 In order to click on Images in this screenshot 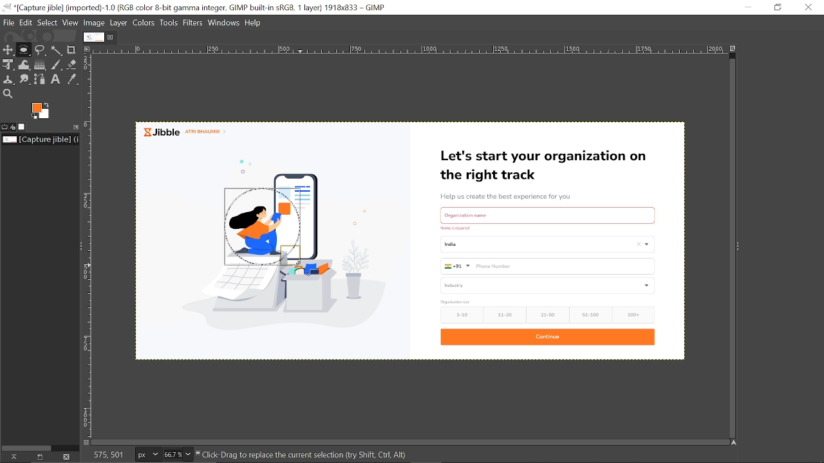, I will do `click(23, 127)`.